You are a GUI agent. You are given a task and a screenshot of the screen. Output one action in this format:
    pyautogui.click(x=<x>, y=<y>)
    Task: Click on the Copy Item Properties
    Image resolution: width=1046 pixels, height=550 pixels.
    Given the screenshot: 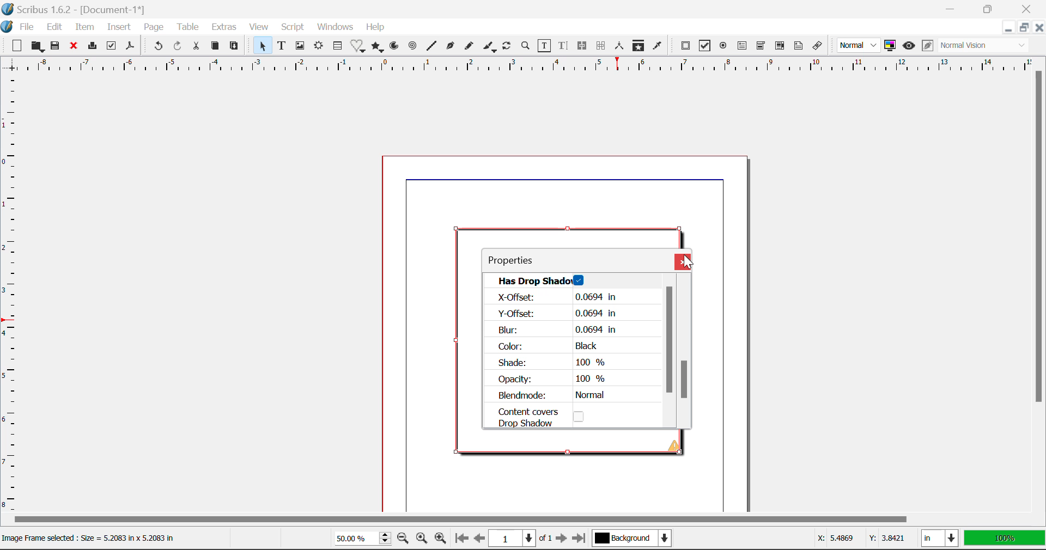 What is the action you would take?
    pyautogui.click(x=637, y=46)
    